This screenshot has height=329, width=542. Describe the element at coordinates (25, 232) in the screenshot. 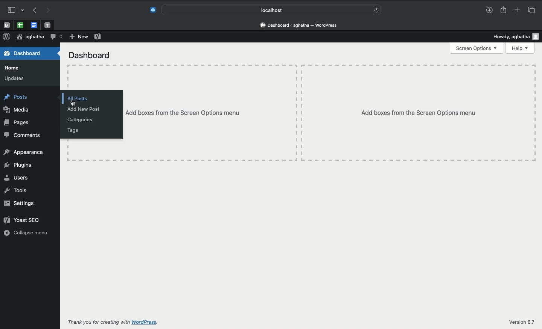

I see `Collapse menu` at that location.